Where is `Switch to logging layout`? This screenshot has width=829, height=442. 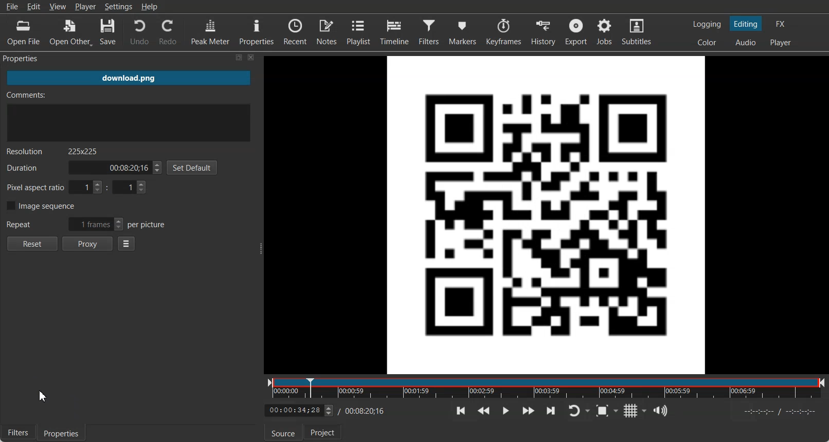 Switch to logging layout is located at coordinates (708, 24).